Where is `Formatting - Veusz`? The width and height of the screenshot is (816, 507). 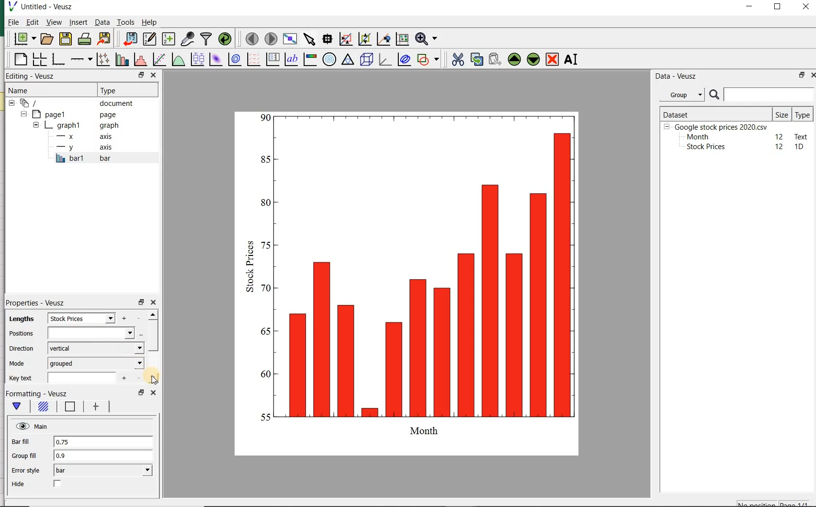 Formatting - Veusz is located at coordinates (39, 392).